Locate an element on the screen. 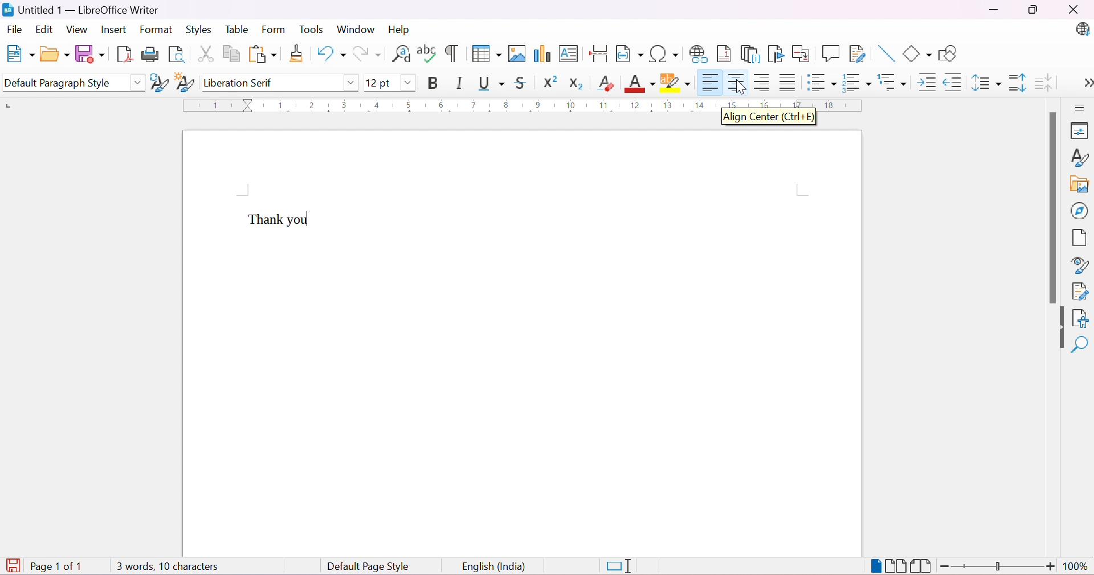  Toggle Ordered List is located at coordinates (855, 81).